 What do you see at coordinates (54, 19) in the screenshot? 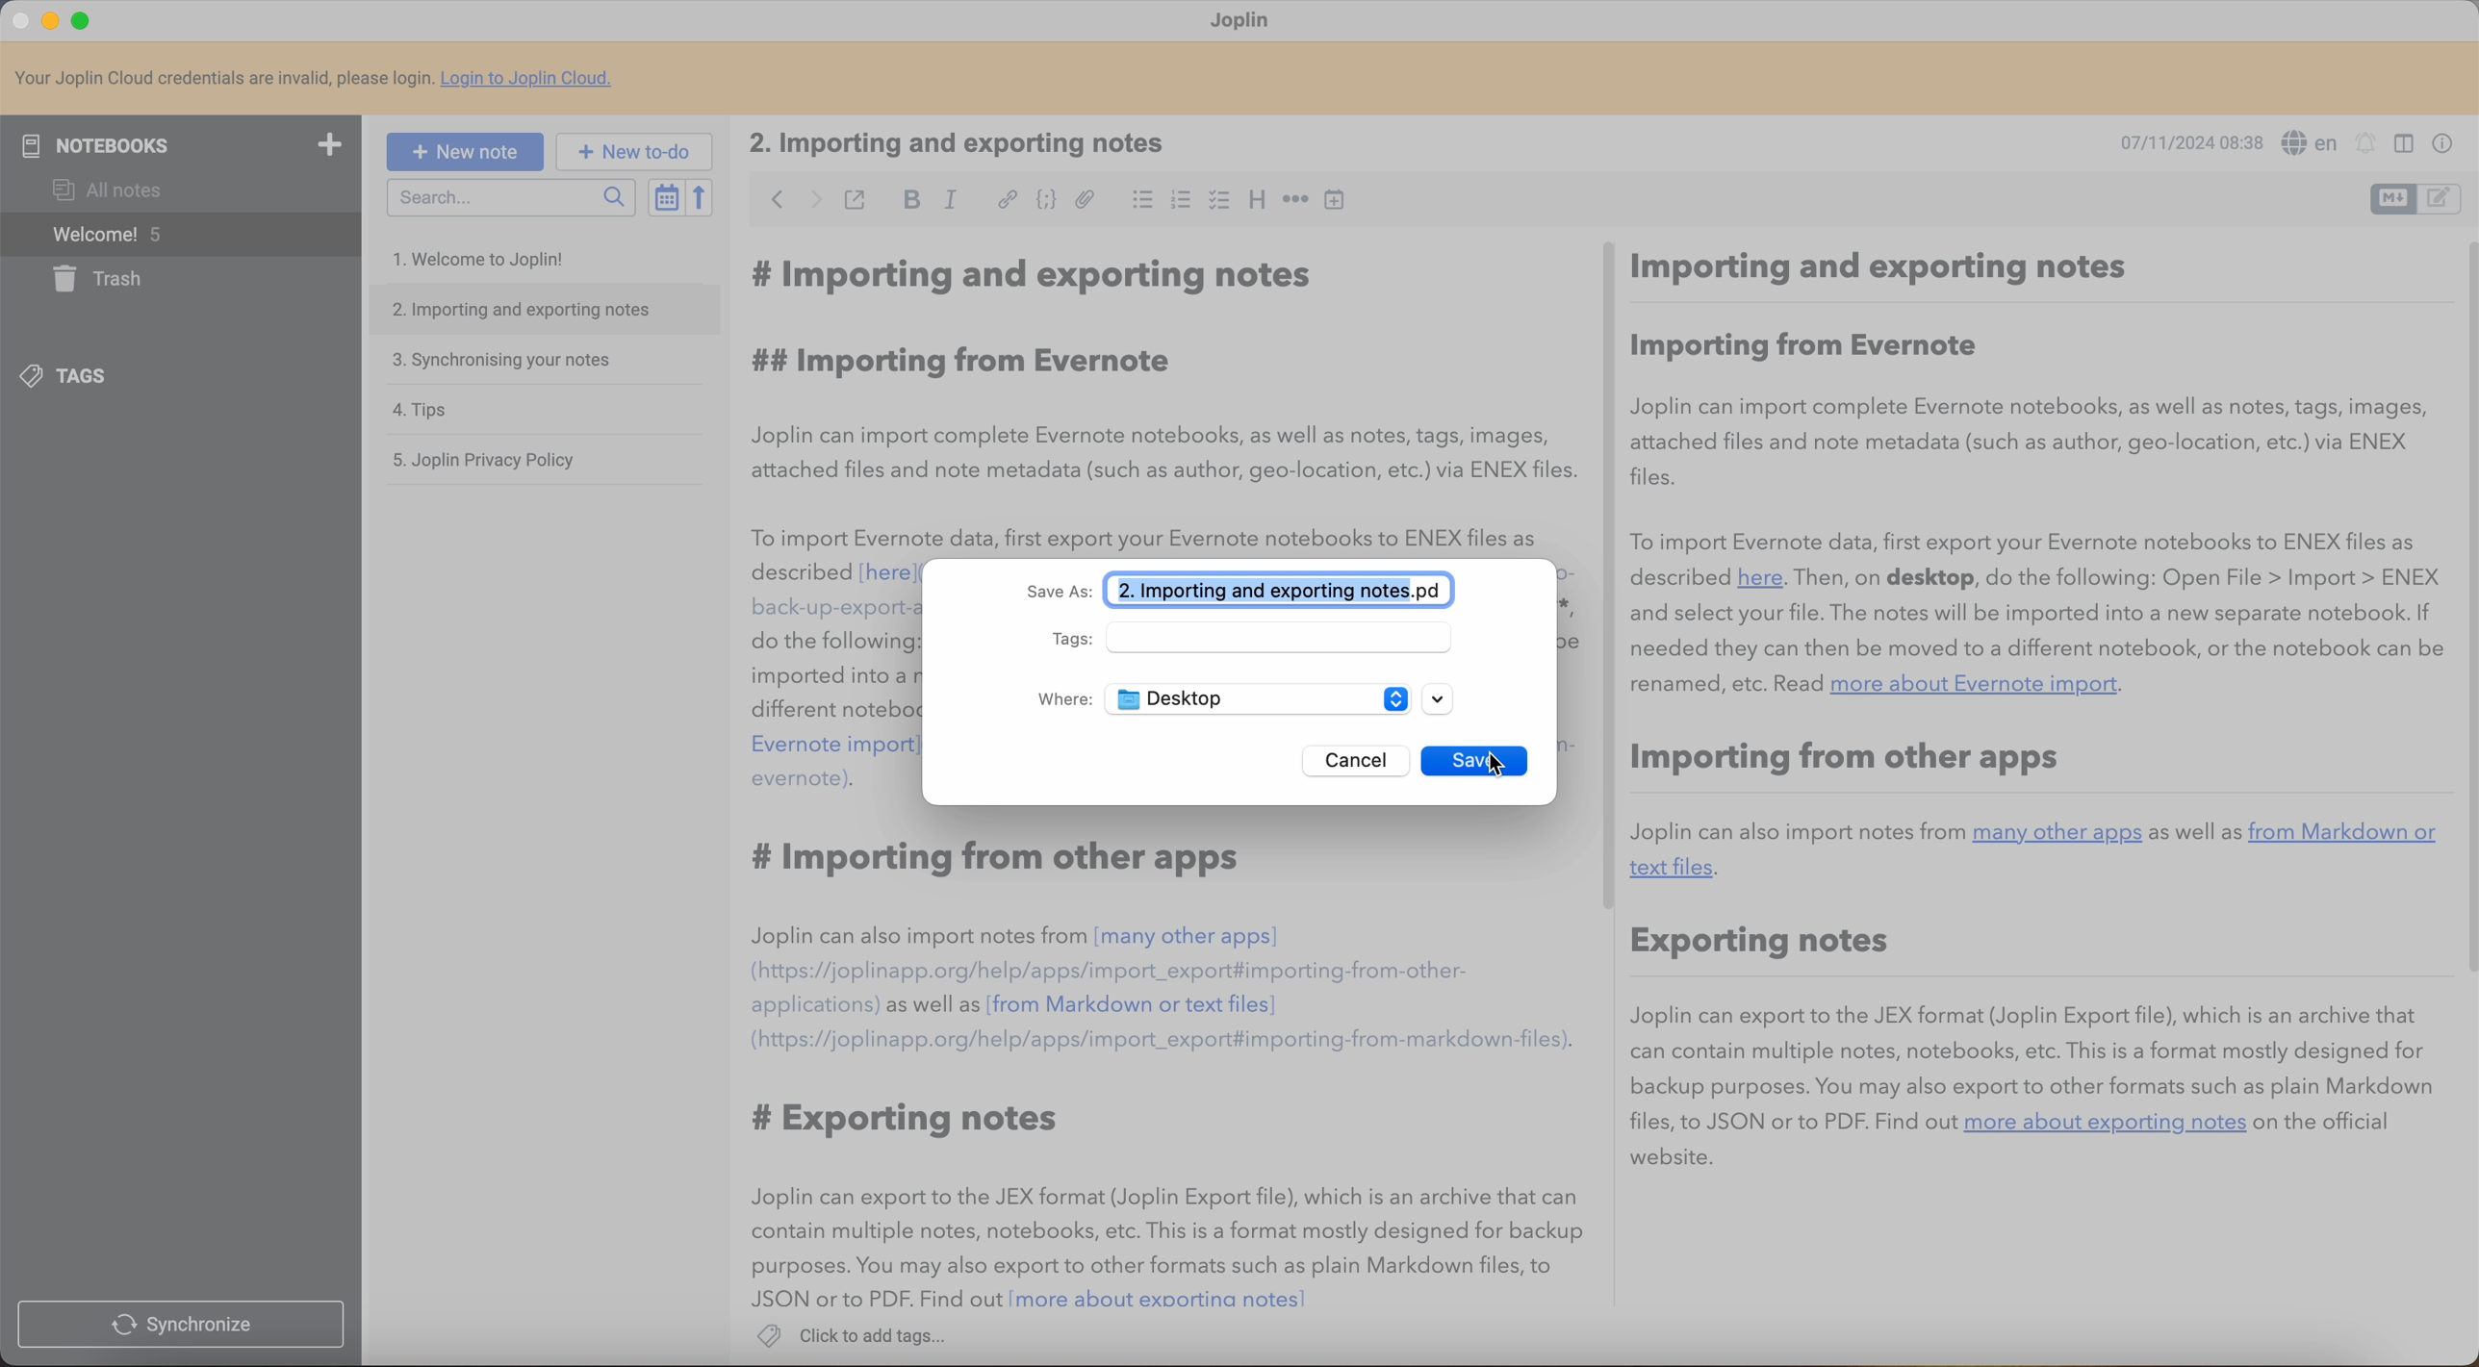
I see `minimize` at bounding box center [54, 19].